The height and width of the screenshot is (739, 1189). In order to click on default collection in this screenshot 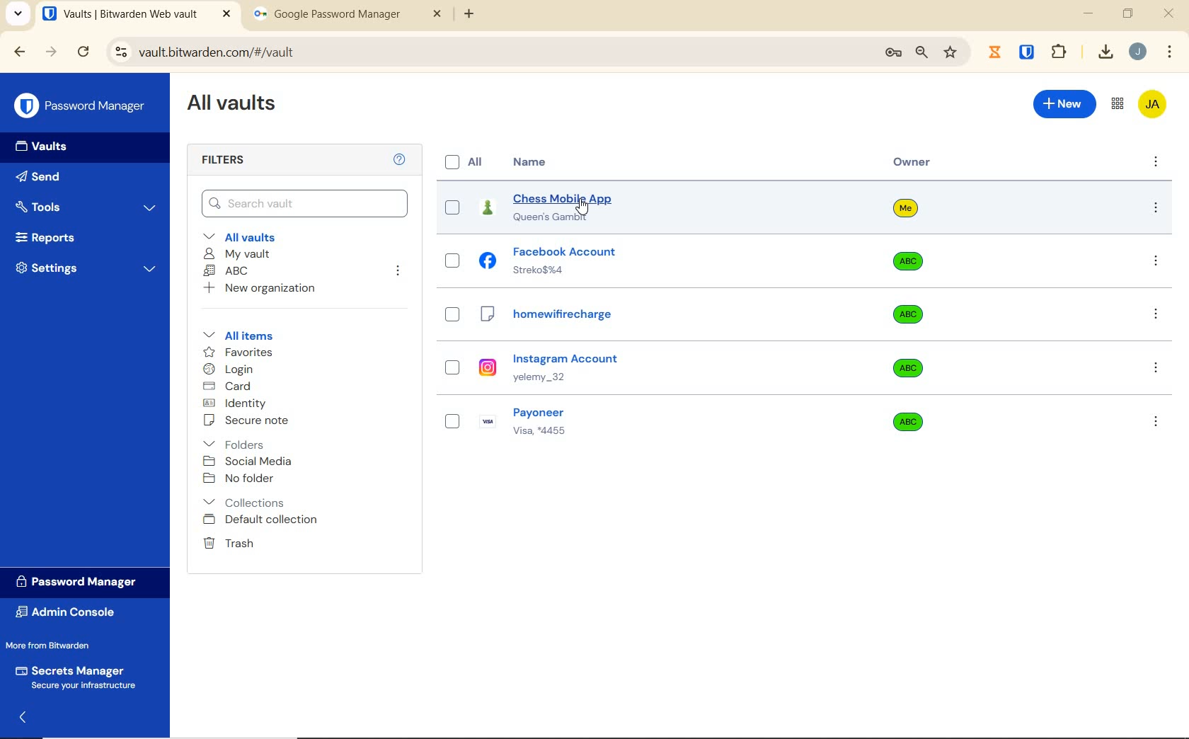, I will do `click(263, 520)`.